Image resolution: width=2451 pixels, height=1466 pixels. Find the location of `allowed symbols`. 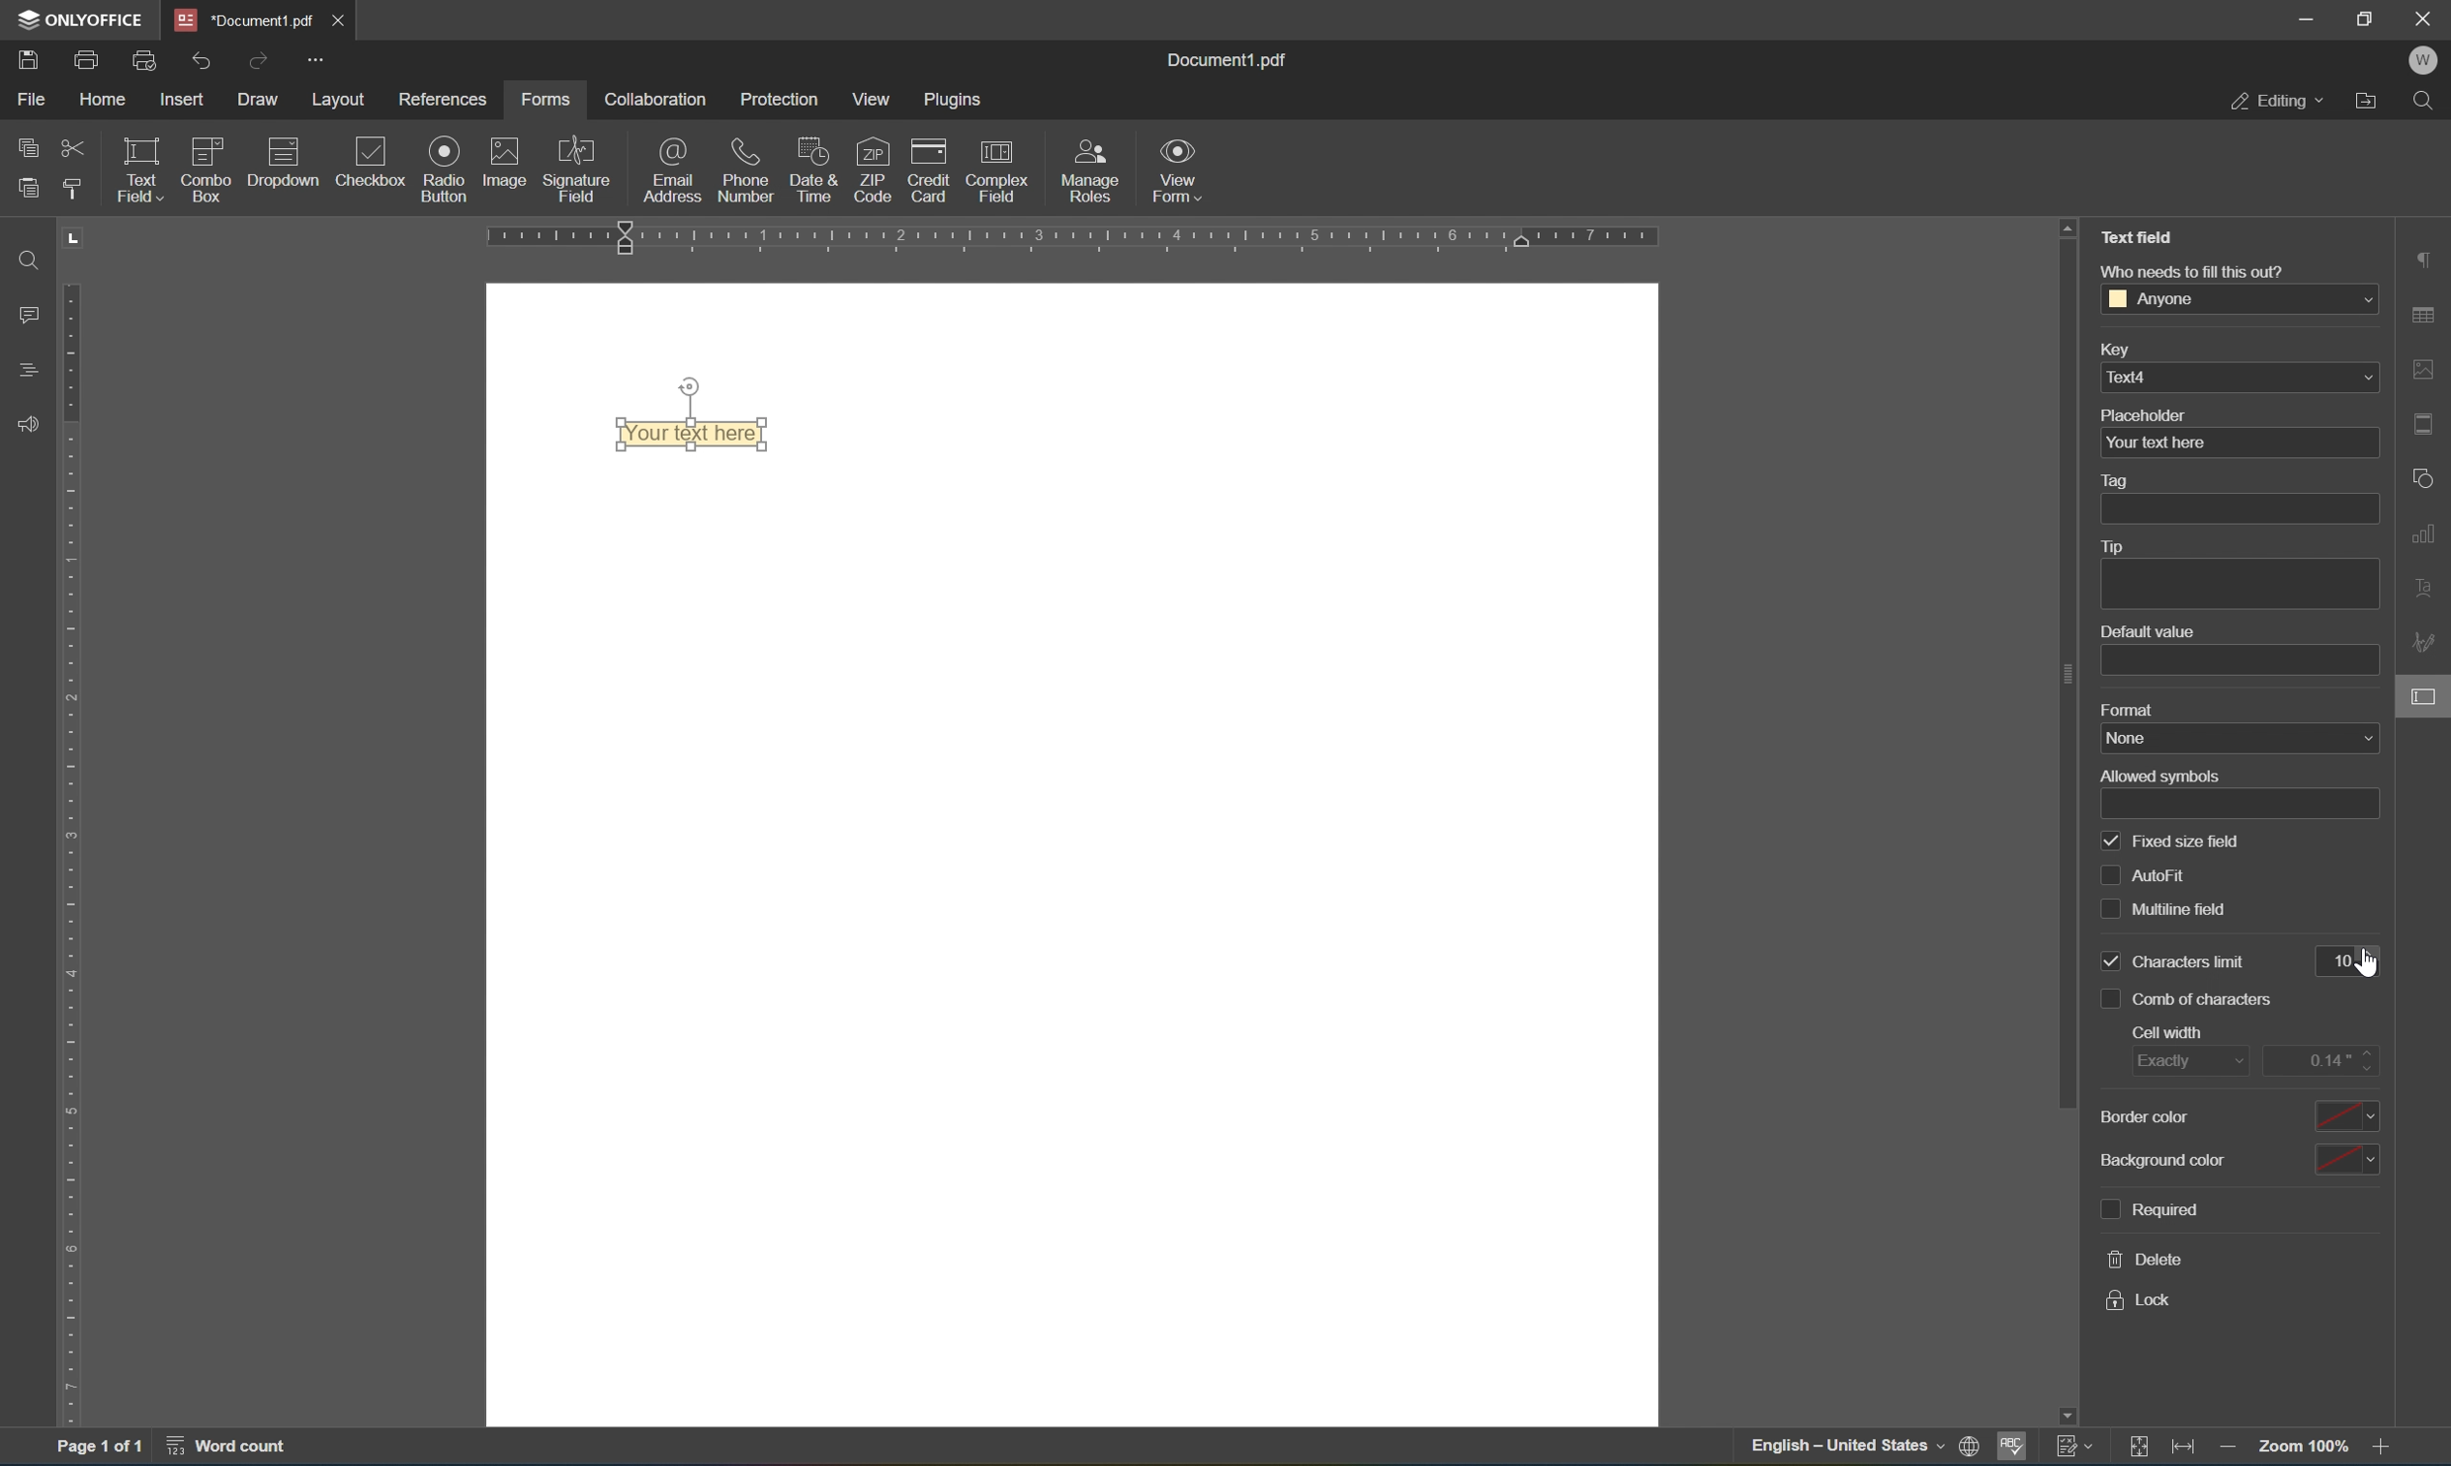

allowed symbols is located at coordinates (2159, 776).